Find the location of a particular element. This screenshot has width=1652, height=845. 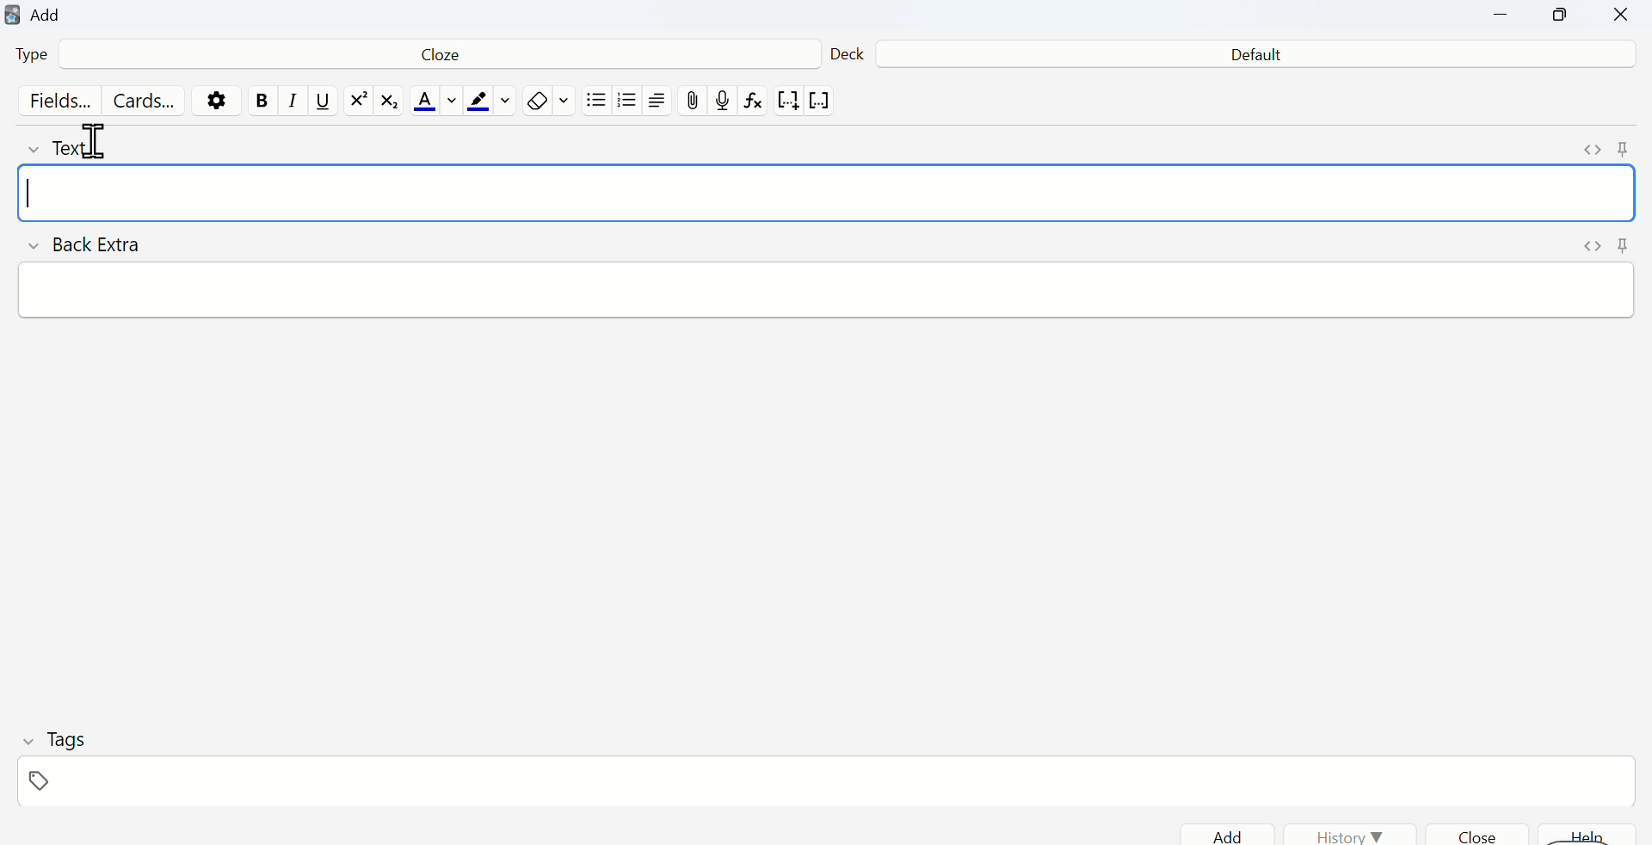

Tag is located at coordinates (45, 784).